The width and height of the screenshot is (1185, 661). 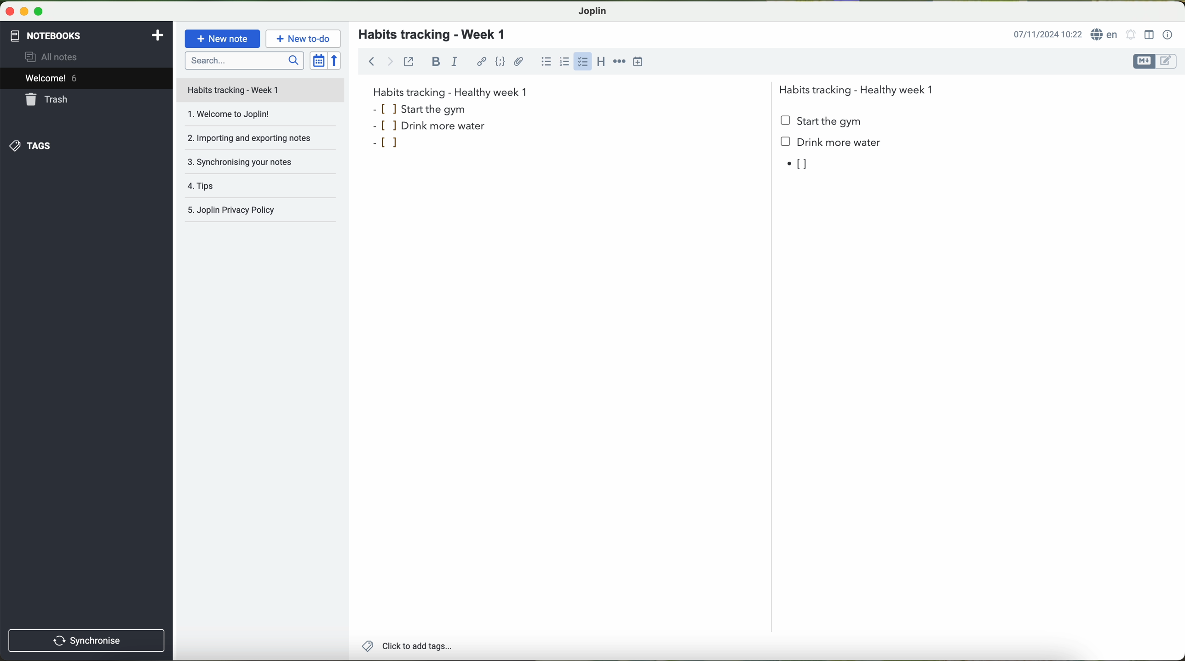 What do you see at coordinates (261, 211) in the screenshot?
I see `Joplin privacy policy` at bounding box center [261, 211].